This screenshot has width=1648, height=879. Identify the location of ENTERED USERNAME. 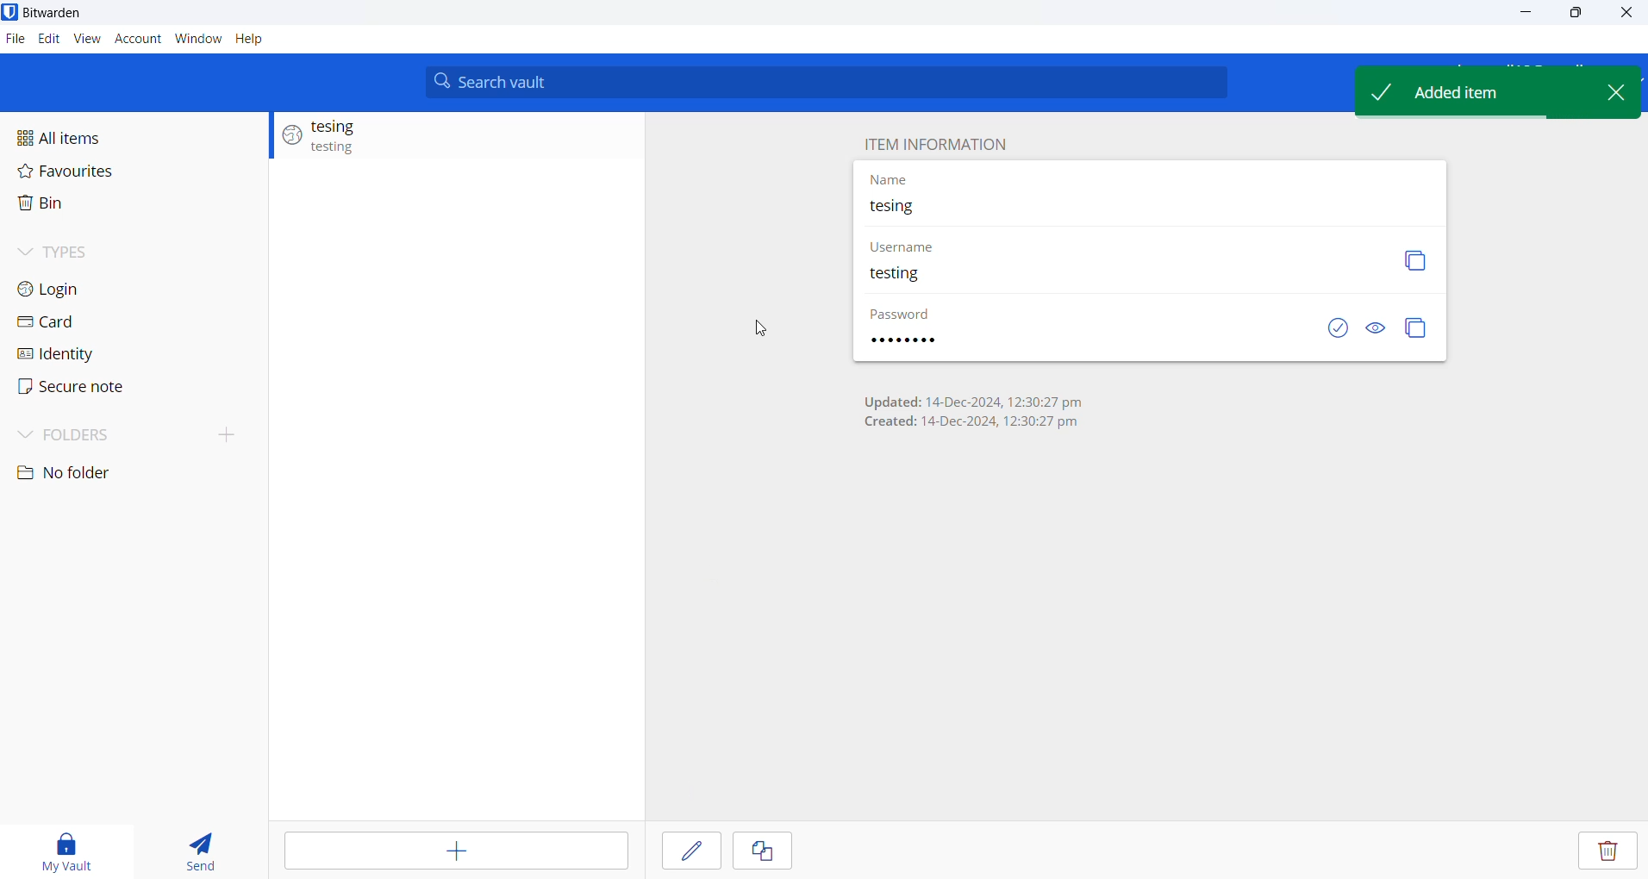
(1034, 281).